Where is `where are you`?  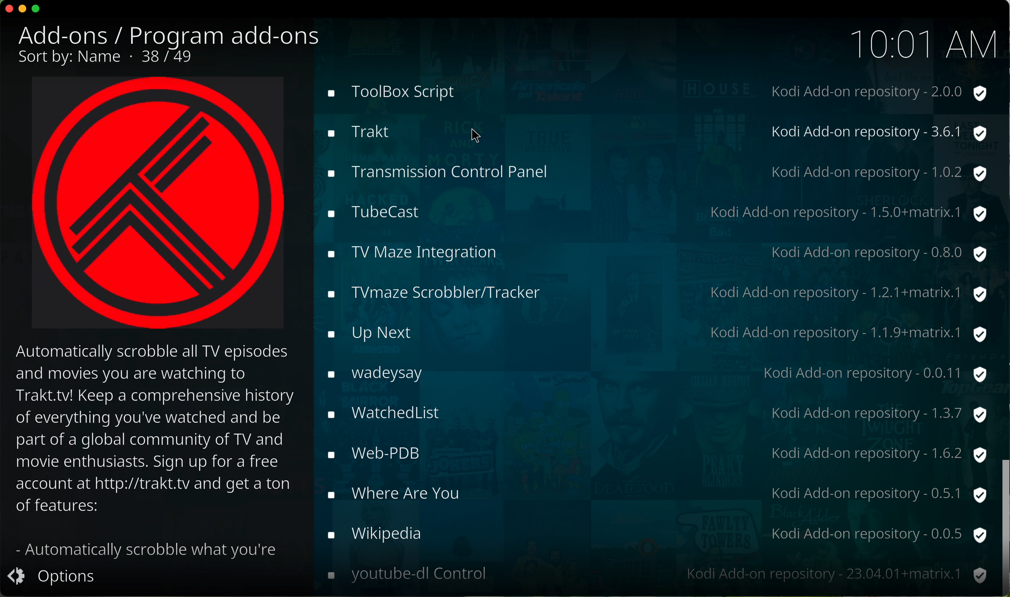 where are you is located at coordinates (658, 492).